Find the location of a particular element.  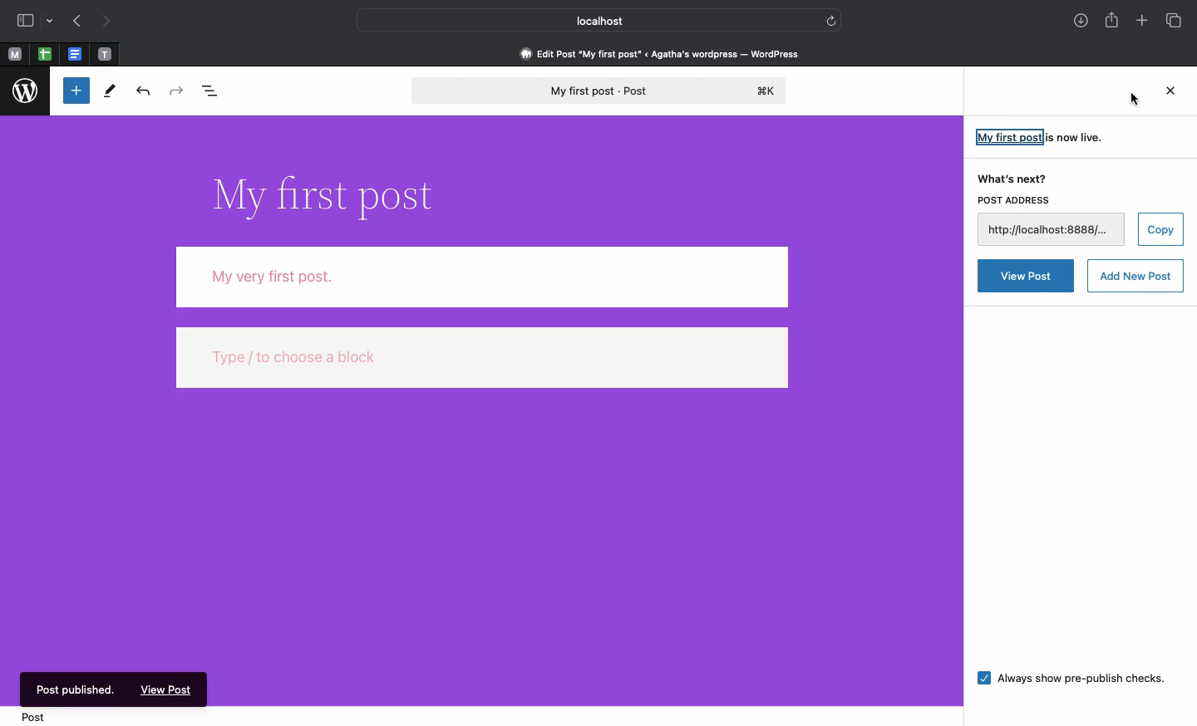

Pinned tabs is located at coordinates (16, 54).